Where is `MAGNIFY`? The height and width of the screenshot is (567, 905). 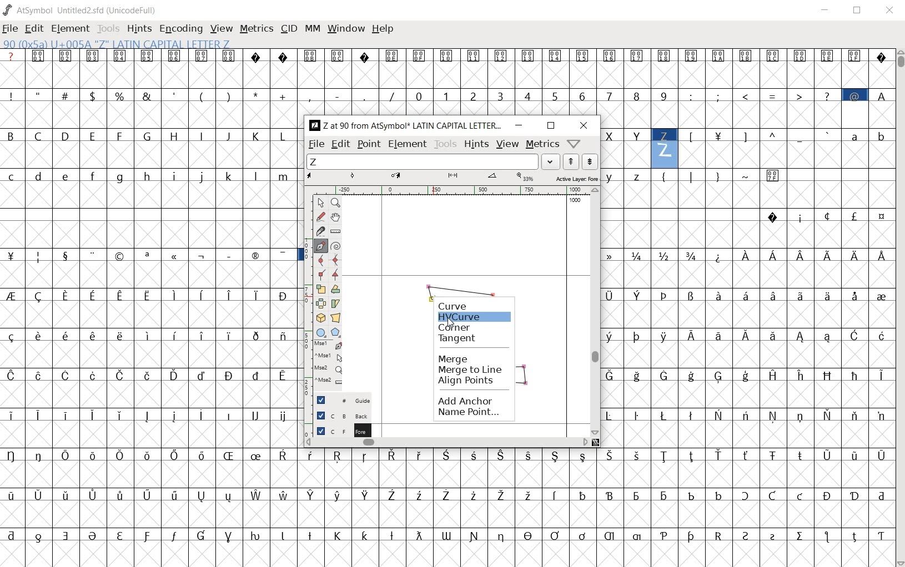
MAGNIFY is located at coordinates (335, 203).